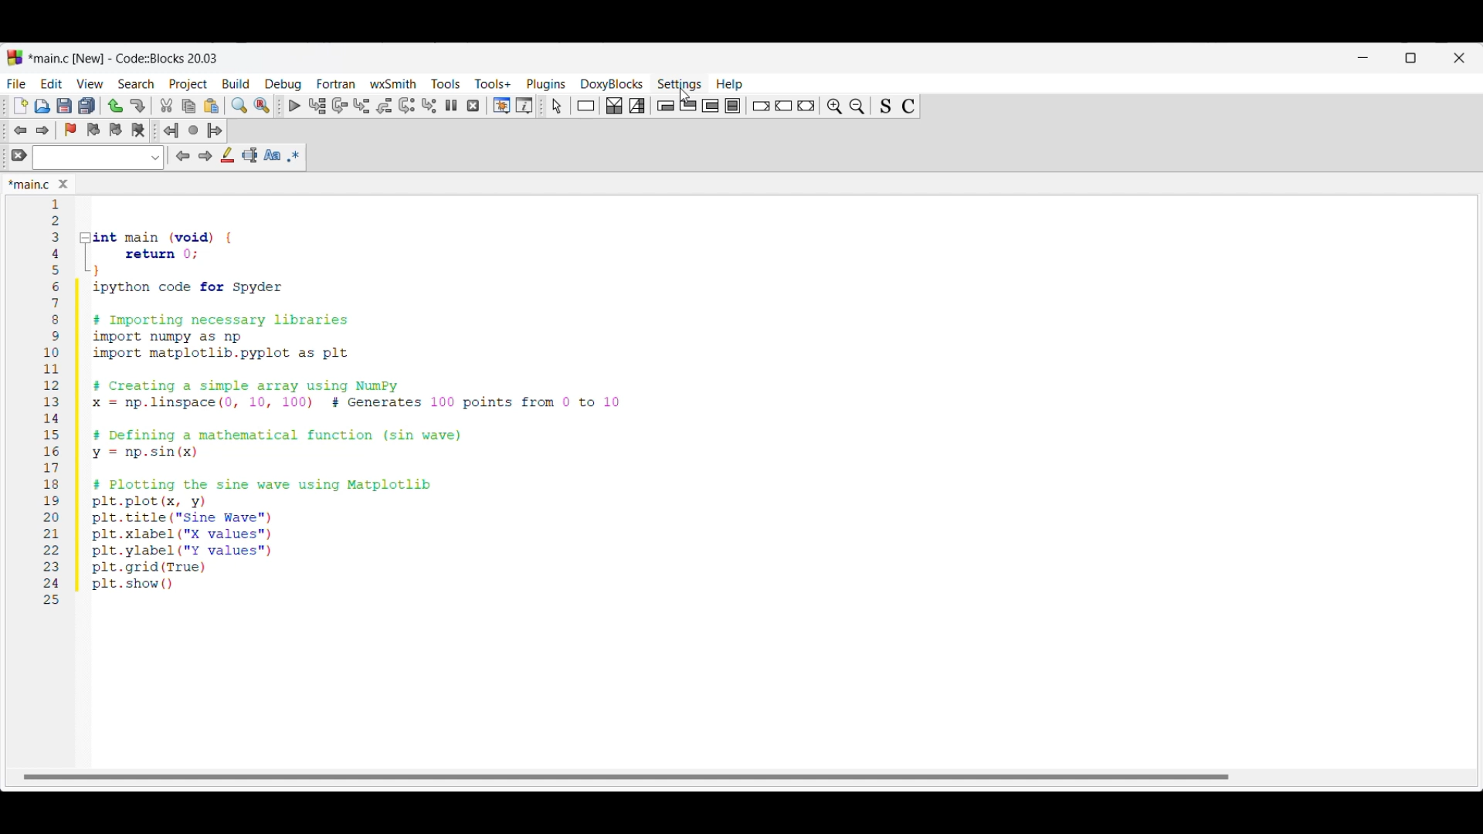 This screenshot has height=834, width=1483. What do you see at coordinates (126, 58) in the screenshot?
I see `Project name, software name and version` at bounding box center [126, 58].